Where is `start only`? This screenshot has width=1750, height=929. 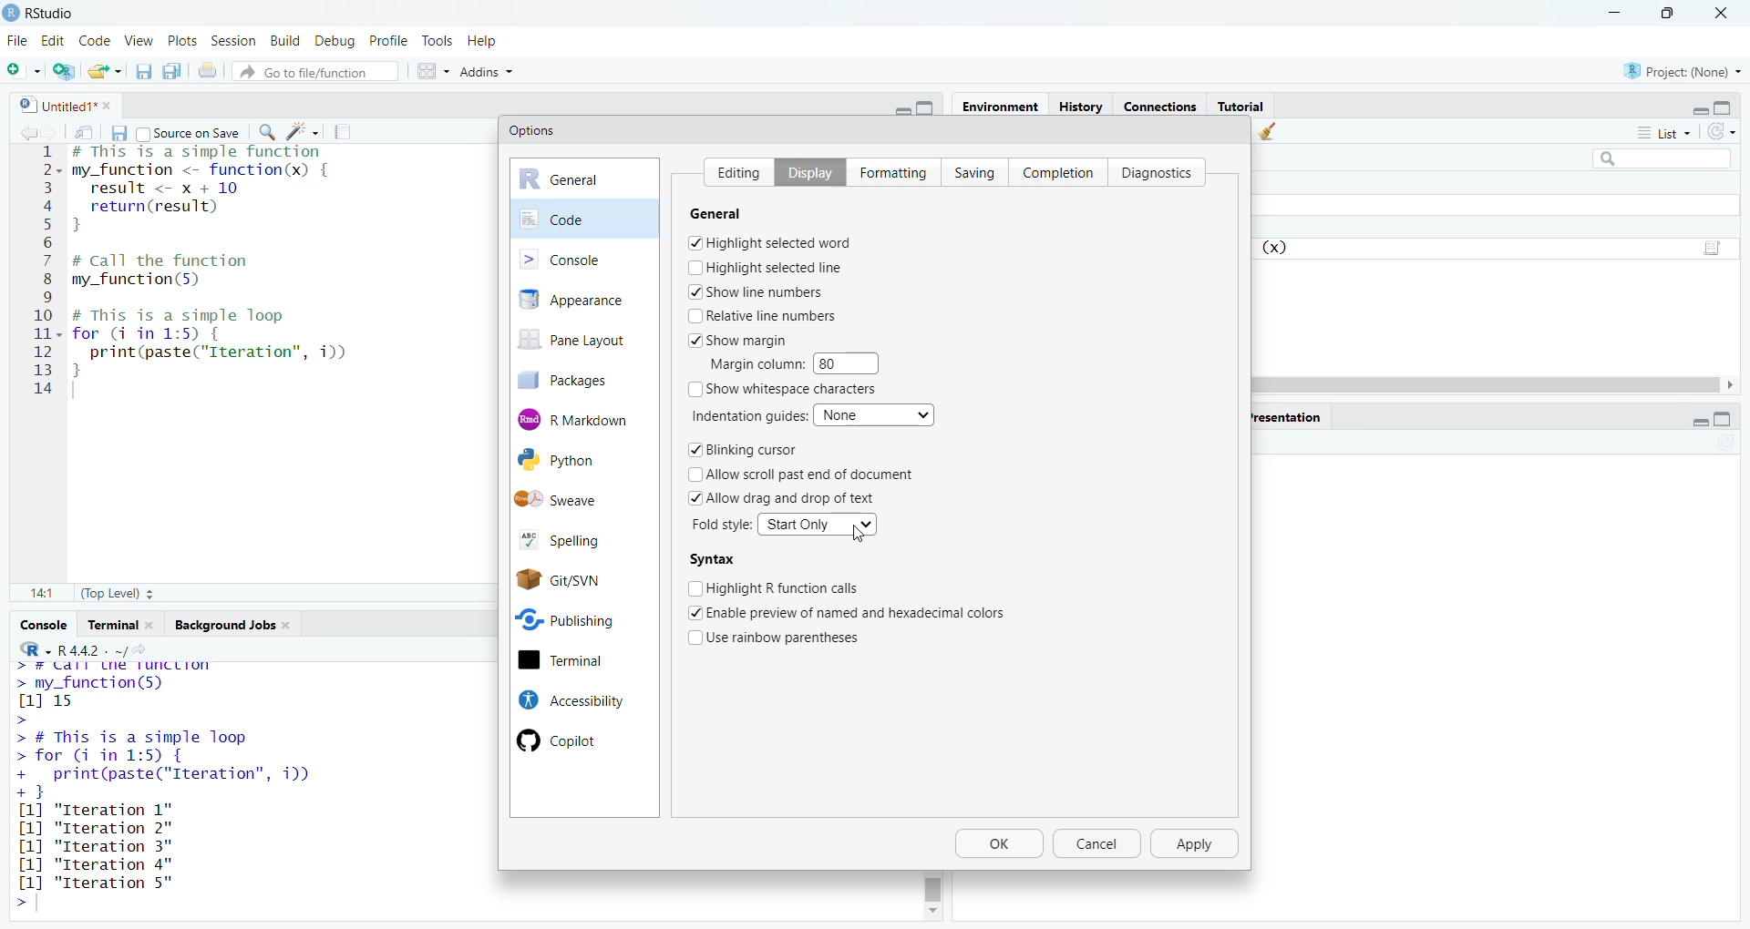 start only is located at coordinates (818, 524).